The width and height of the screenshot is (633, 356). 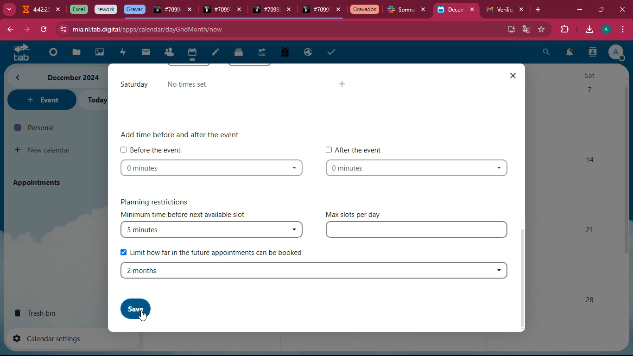 What do you see at coordinates (183, 133) in the screenshot?
I see `add time before and after event` at bounding box center [183, 133].